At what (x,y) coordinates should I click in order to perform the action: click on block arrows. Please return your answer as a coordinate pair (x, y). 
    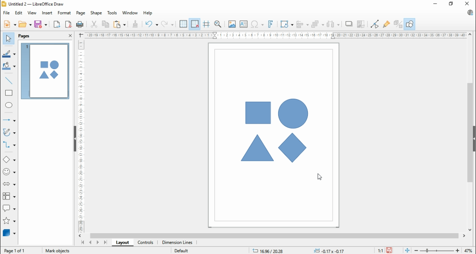
    Looking at the image, I should click on (9, 184).